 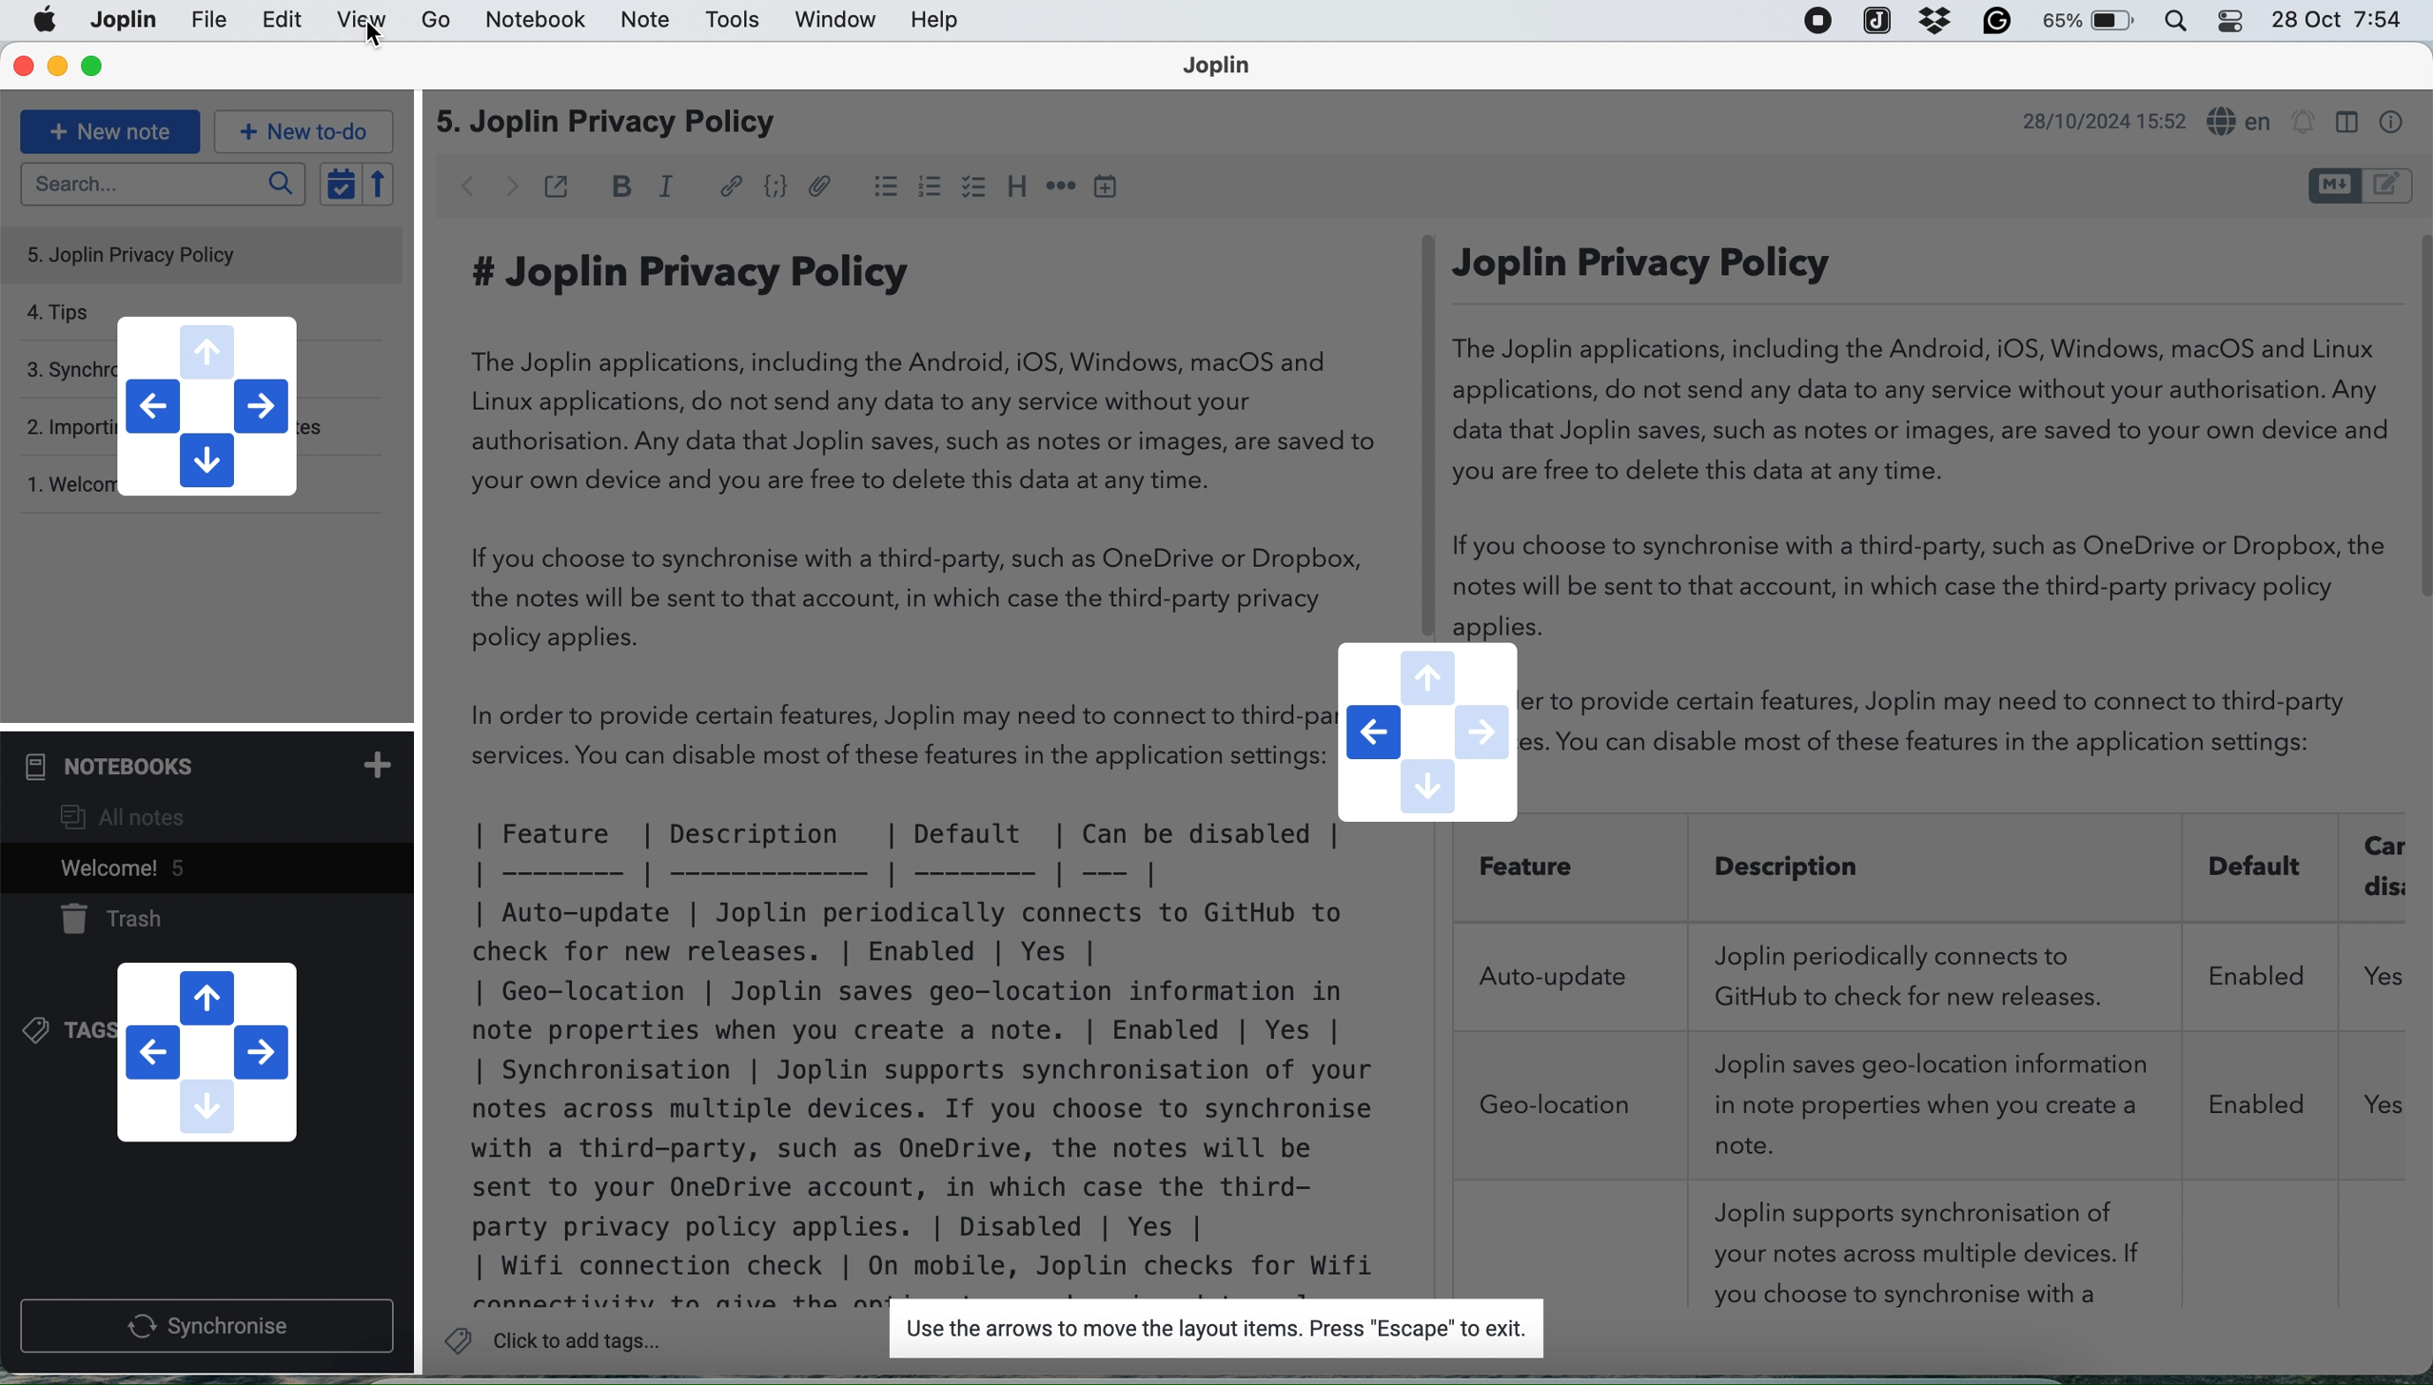 I want to click on control center, so click(x=2236, y=21).